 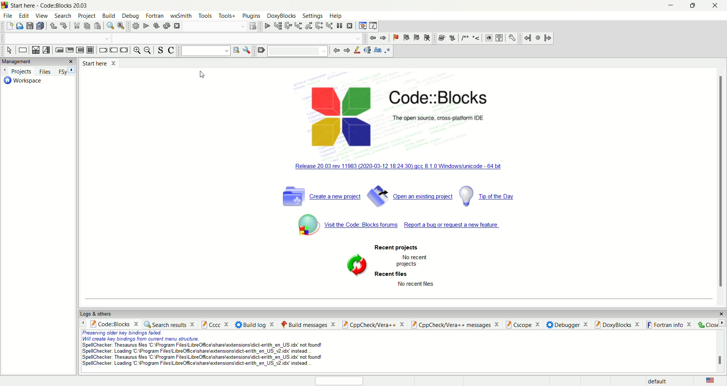 What do you see at coordinates (156, 26) in the screenshot?
I see `rebuild and run` at bounding box center [156, 26].